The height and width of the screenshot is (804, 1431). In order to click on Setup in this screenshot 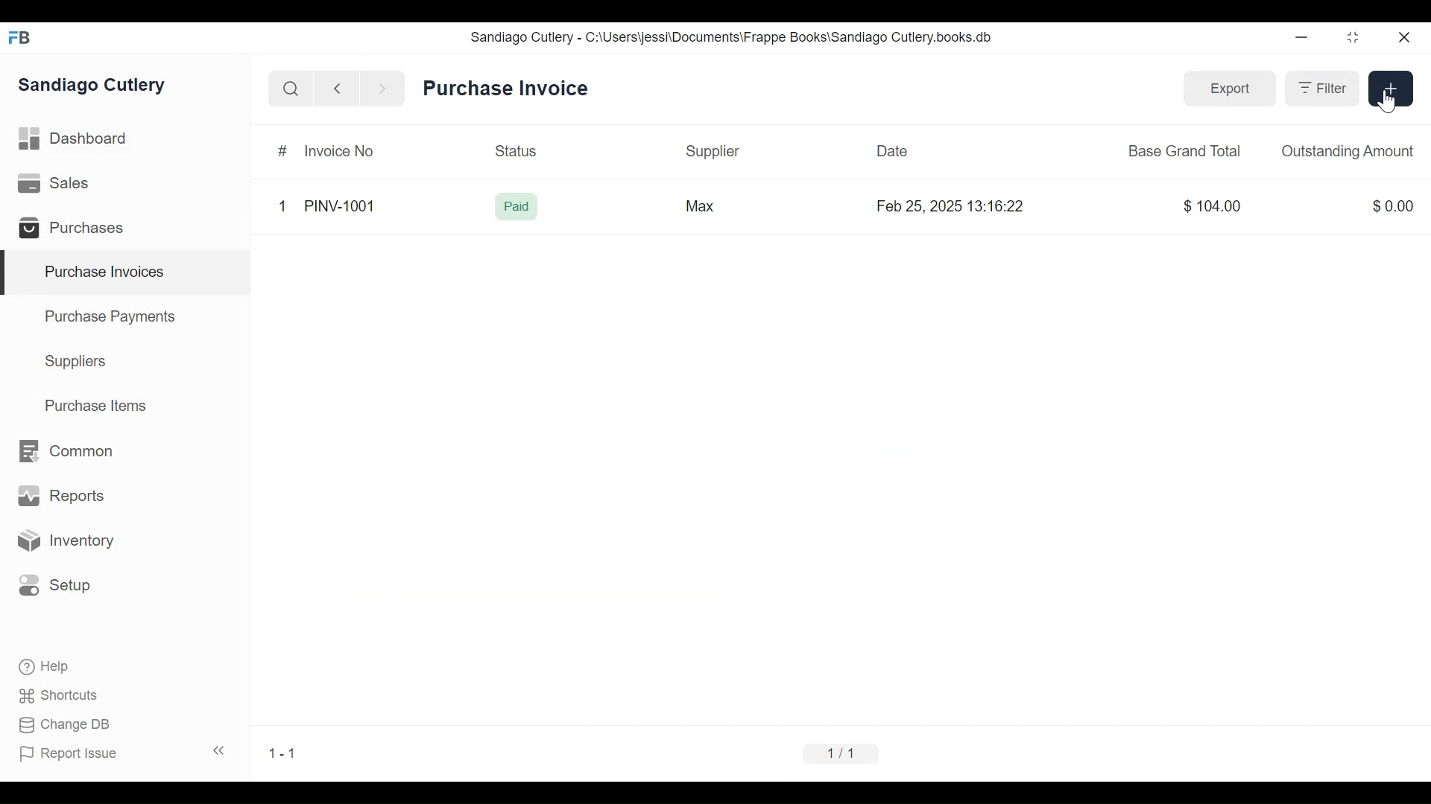, I will do `click(55, 584)`.